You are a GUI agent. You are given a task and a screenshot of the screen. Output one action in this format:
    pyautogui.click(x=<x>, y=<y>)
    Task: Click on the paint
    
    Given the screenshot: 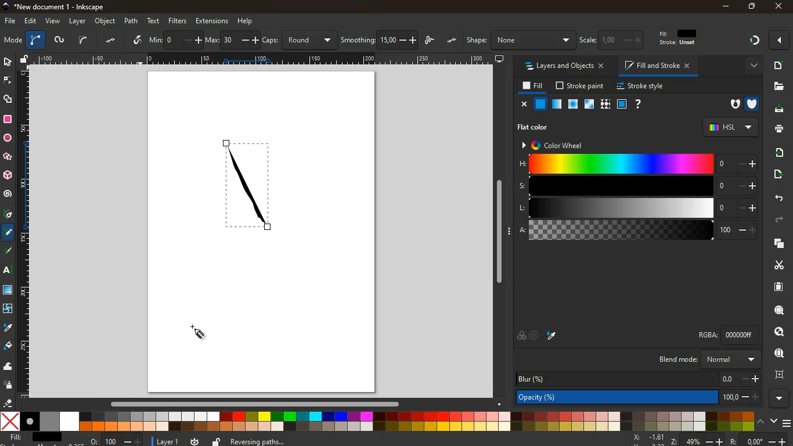 What is the action you would take?
    pyautogui.click(x=9, y=346)
    